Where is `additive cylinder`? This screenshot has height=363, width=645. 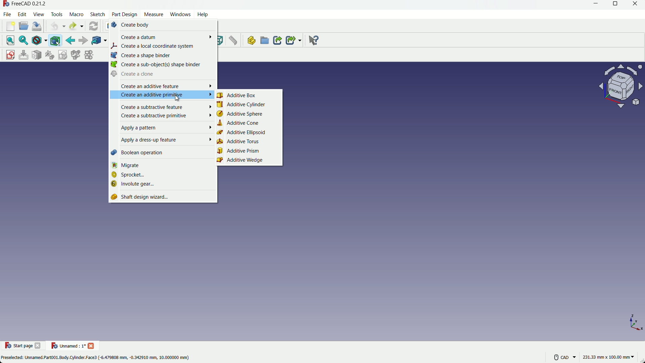
additive cylinder is located at coordinates (248, 105).